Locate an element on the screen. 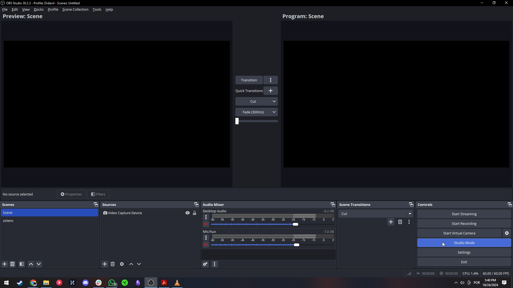 The image size is (513, 288). Scene program is located at coordinates (304, 17).